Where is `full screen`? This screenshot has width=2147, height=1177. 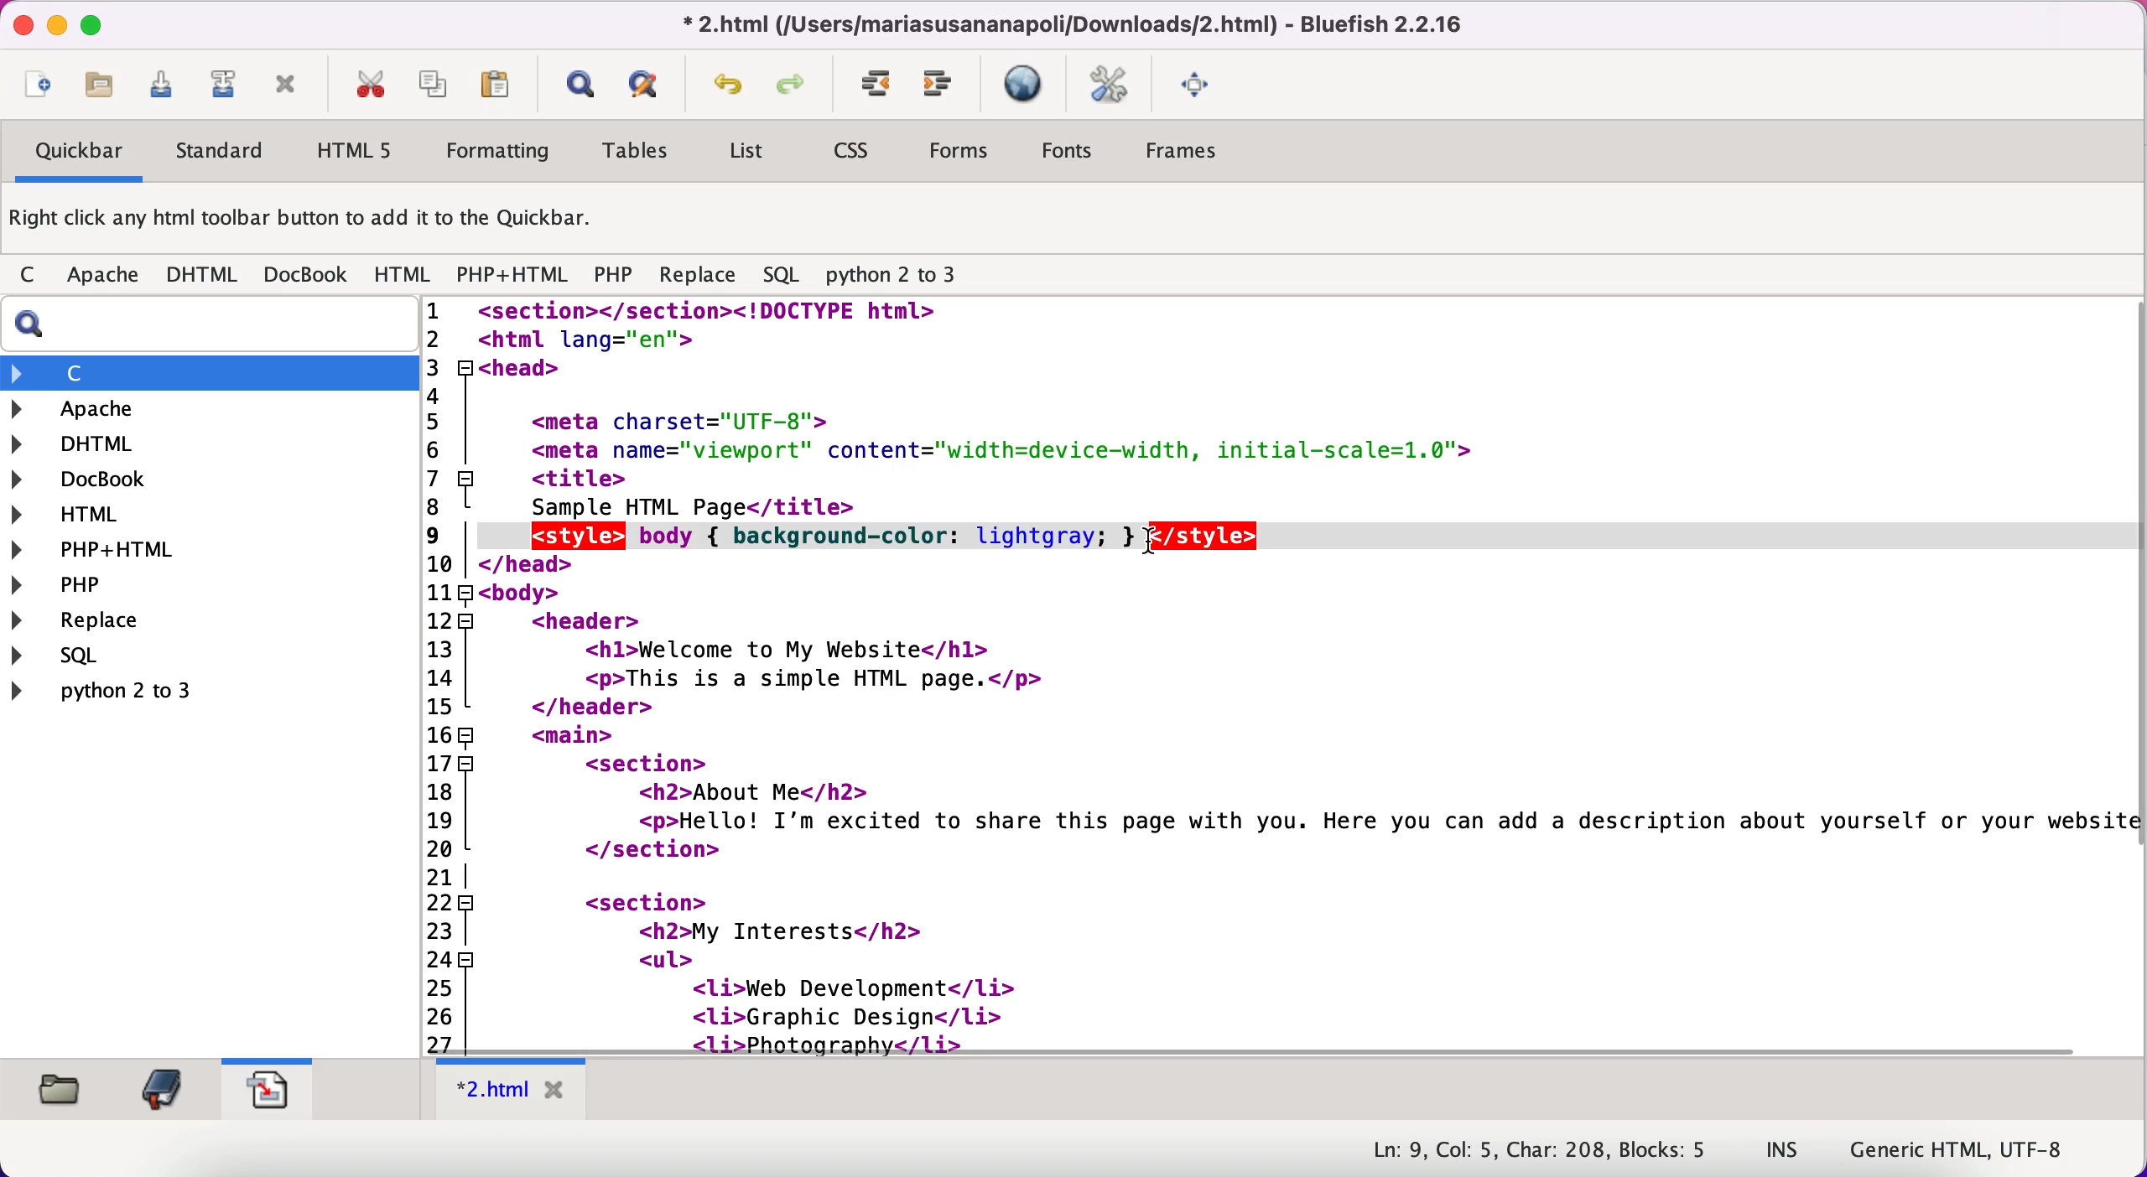
full screen is located at coordinates (1199, 82).